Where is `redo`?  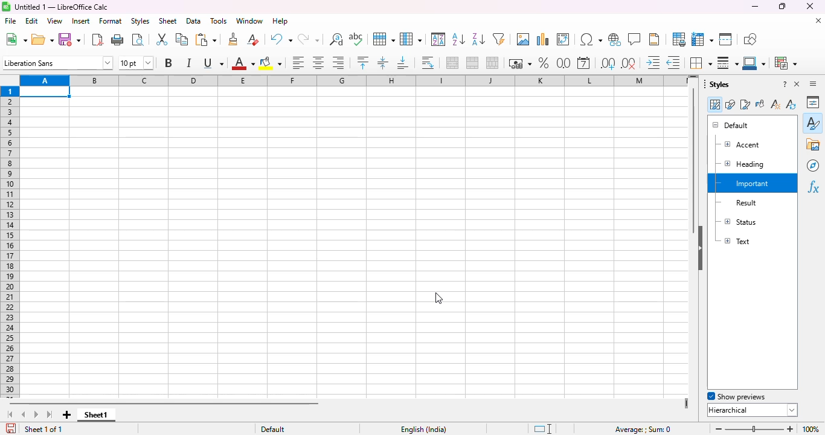 redo is located at coordinates (309, 39).